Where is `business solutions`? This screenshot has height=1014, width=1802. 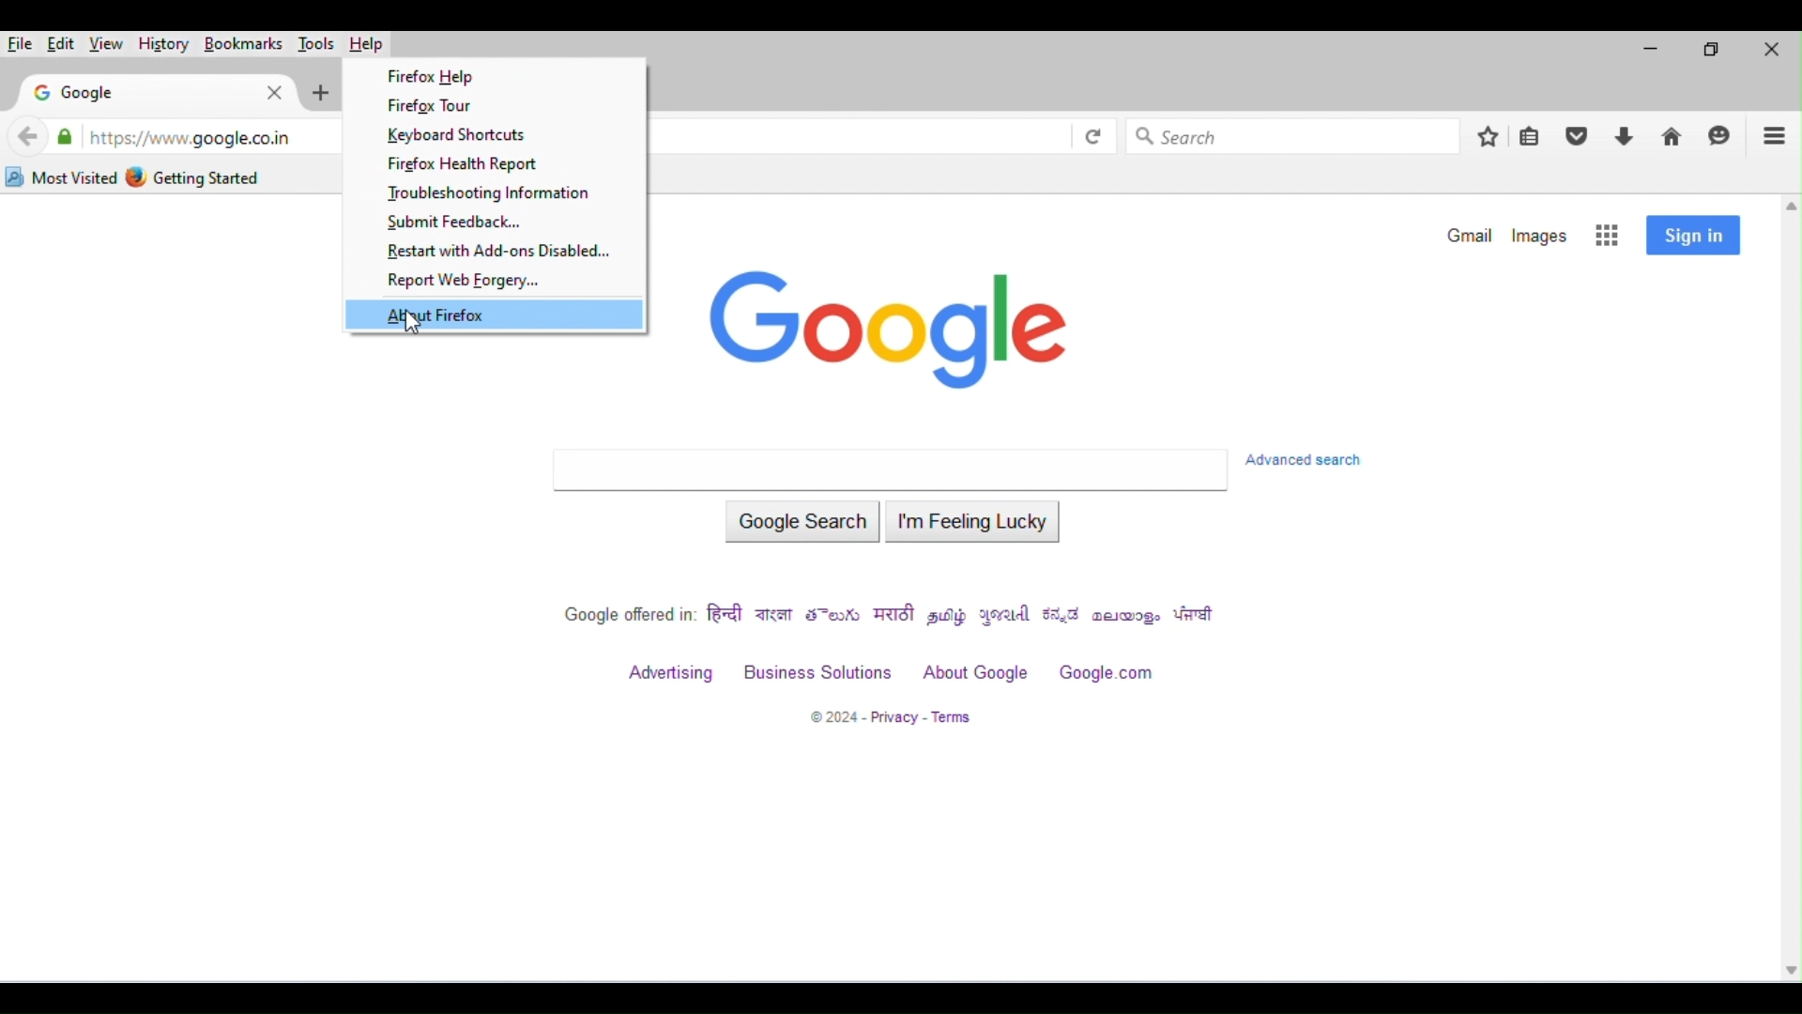
business solutions is located at coordinates (817, 673).